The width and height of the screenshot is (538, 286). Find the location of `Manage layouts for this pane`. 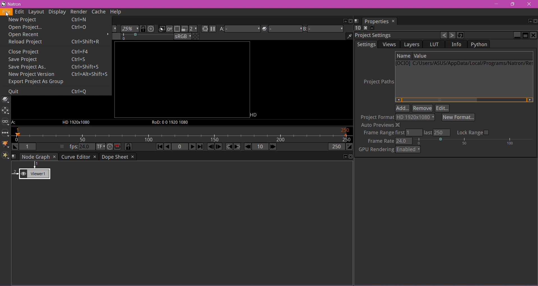

Manage layouts for this pane is located at coordinates (358, 21).